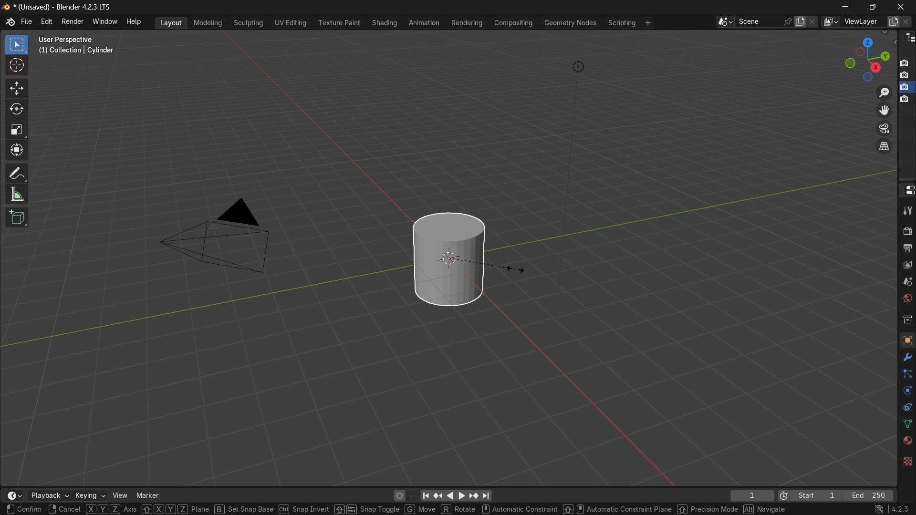 Image resolution: width=916 pixels, height=515 pixels. What do you see at coordinates (339, 23) in the screenshot?
I see `texture paint` at bounding box center [339, 23].